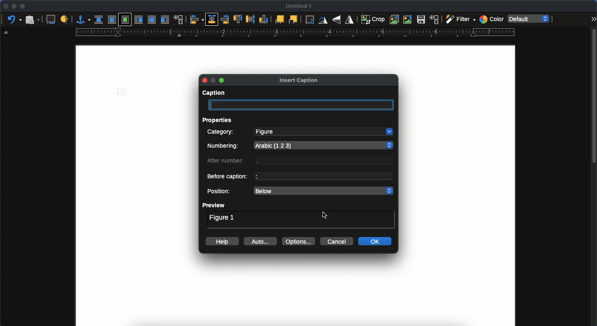 Image resolution: width=597 pixels, height=326 pixels. I want to click on label to identify an object , so click(65, 19).